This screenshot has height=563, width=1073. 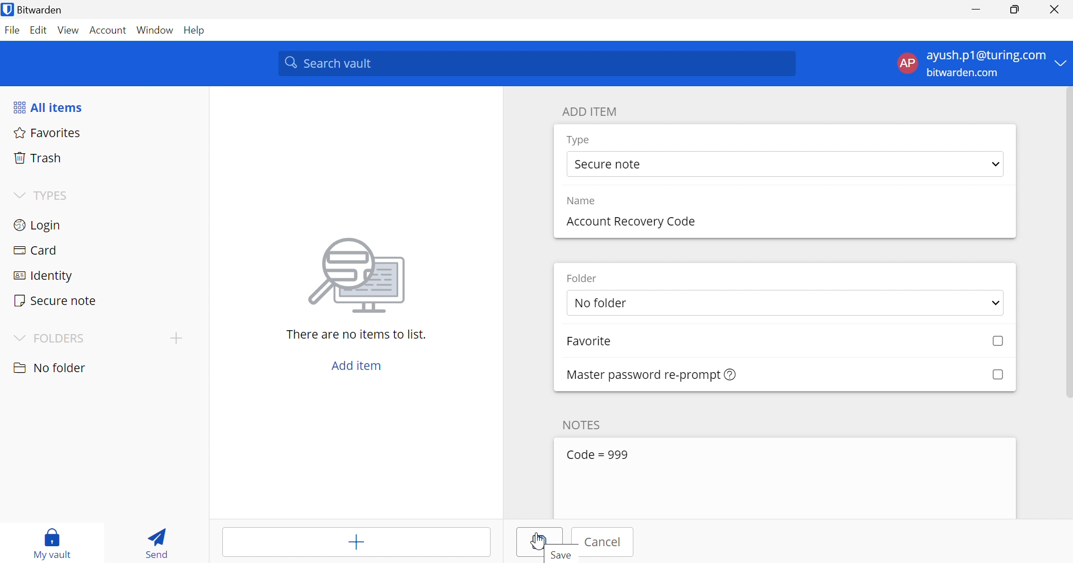 What do you see at coordinates (579, 140) in the screenshot?
I see `Type` at bounding box center [579, 140].